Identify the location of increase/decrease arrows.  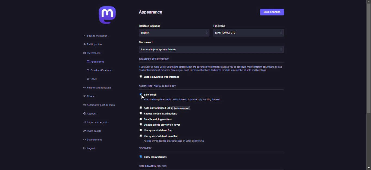
(281, 50).